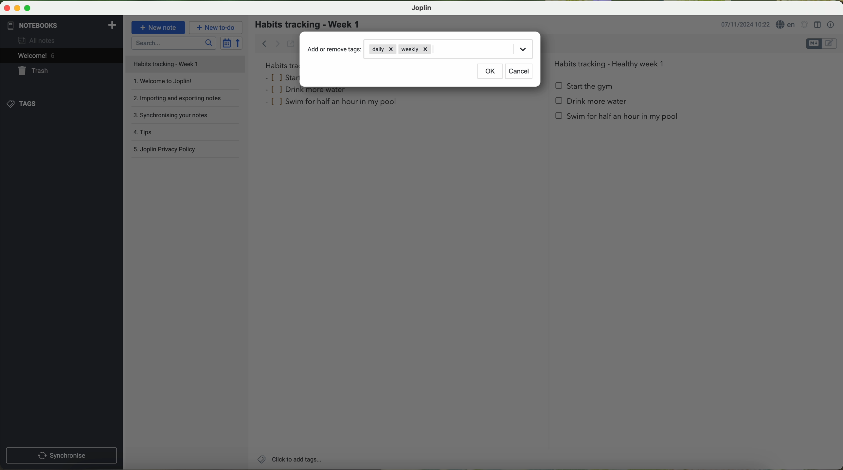  What do you see at coordinates (226, 43) in the screenshot?
I see `toggle sort order field` at bounding box center [226, 43].